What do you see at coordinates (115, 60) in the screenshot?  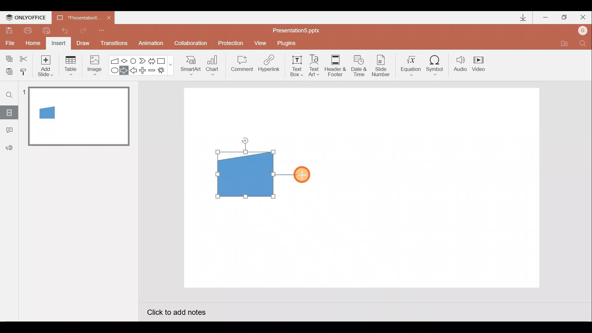 I see `Flowchart - manual input` at bounding box center [115, 60].